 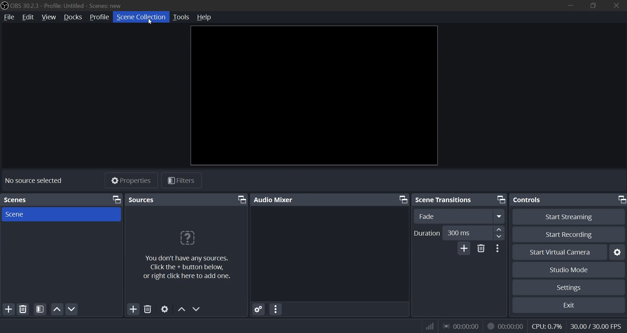 I want to click on help, so click(x=205, y=17).